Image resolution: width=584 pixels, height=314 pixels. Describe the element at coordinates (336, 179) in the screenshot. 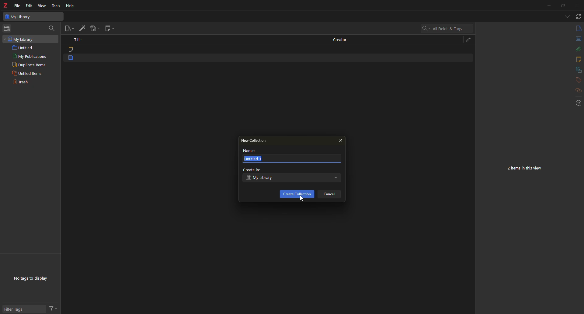

I see `drop down` at that location.